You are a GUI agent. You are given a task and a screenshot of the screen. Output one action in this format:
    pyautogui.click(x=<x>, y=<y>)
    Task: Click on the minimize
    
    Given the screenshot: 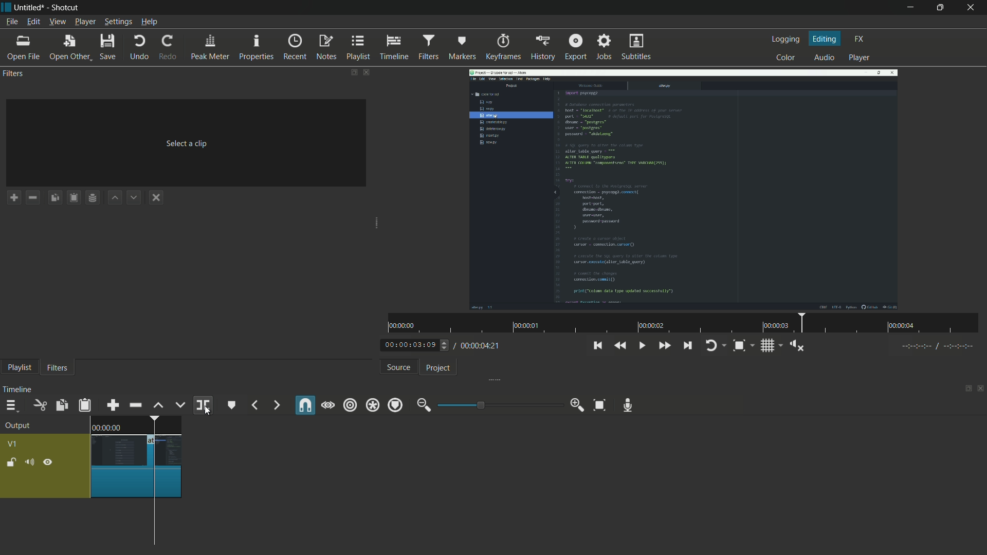 What is the action you would take?
    pyautogui.click(x=909, y=8)
    